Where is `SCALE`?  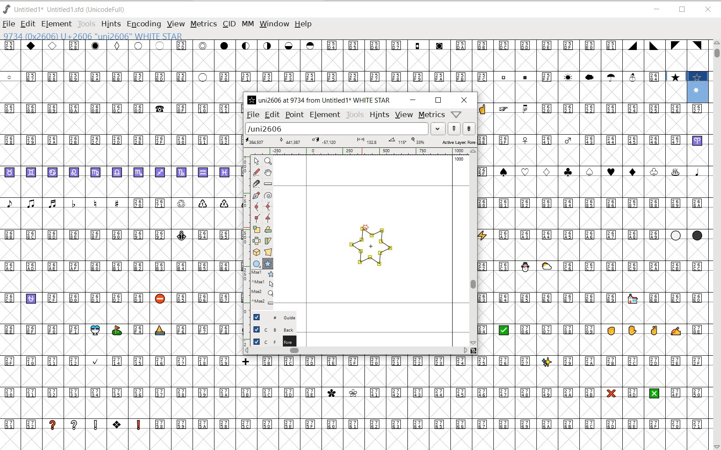 SCALE is located at coordinates (245, 232).